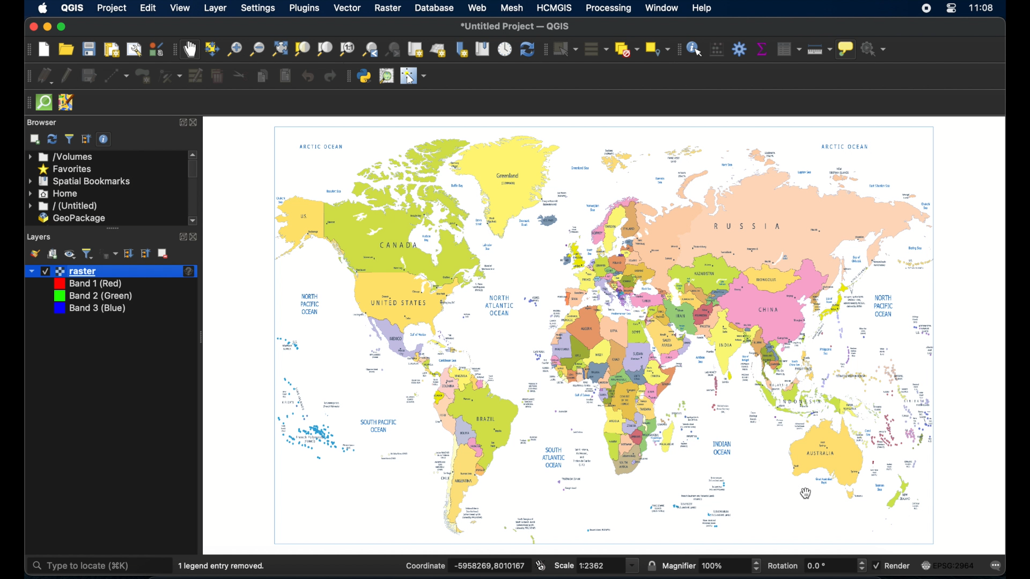 The width and height of the screenshot is (1030, 579). What do you see at coordinates (112, 8) in the screenshot?
I see `project` at bounding box center [112, 8].